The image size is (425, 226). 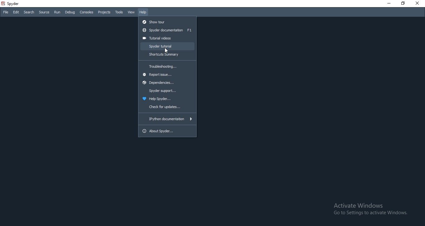 What do you see at coordinates (13, 4) in the screenshot?
I see `spyder` at bounding box center [13, 4].